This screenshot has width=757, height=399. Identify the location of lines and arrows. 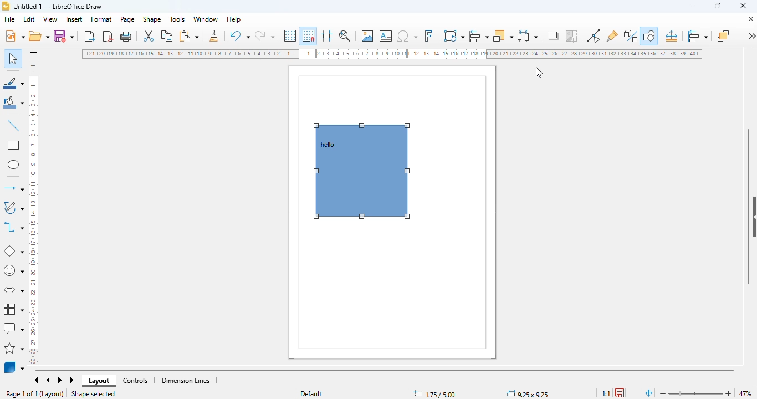
(13, 188).